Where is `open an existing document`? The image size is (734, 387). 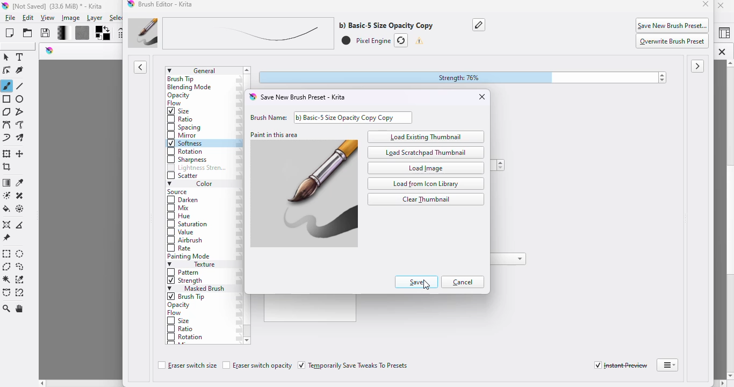 open an existing document is located at coordinates (28, 33).